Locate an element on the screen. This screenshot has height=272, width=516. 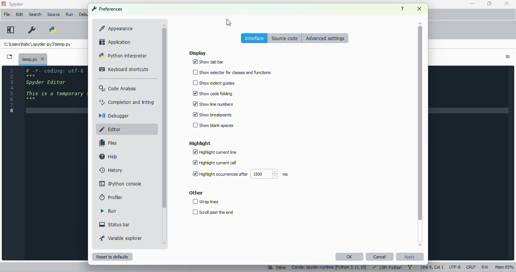
show breakpoints is located at coordinates (212, 114).